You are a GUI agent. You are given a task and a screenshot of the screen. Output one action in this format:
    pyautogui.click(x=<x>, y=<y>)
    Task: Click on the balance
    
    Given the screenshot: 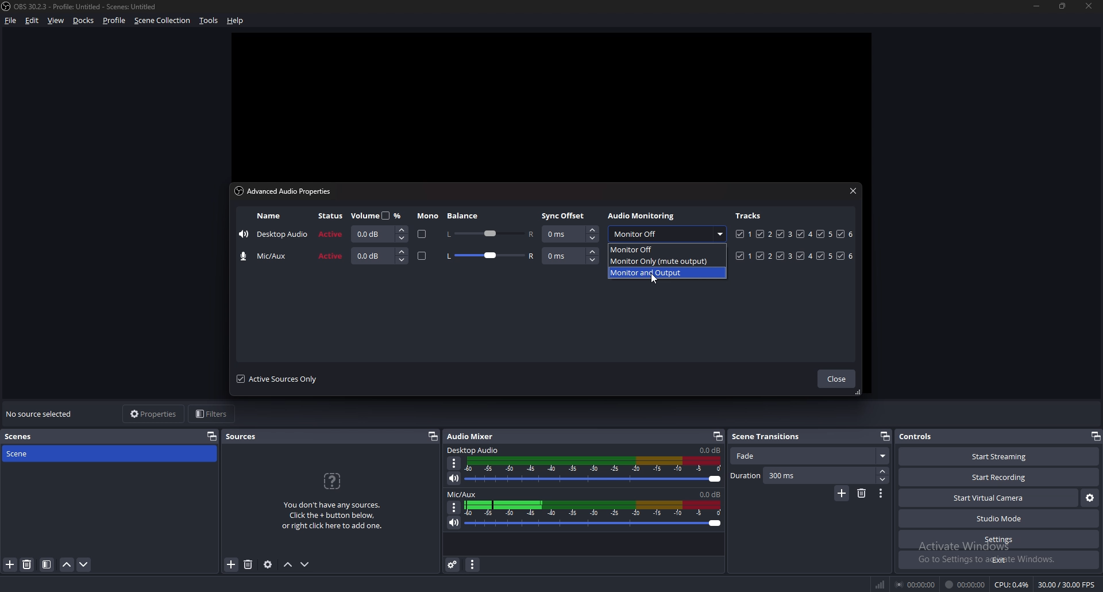 What is the action you would take?
    pyautogui.click(x=464, y=216)
    